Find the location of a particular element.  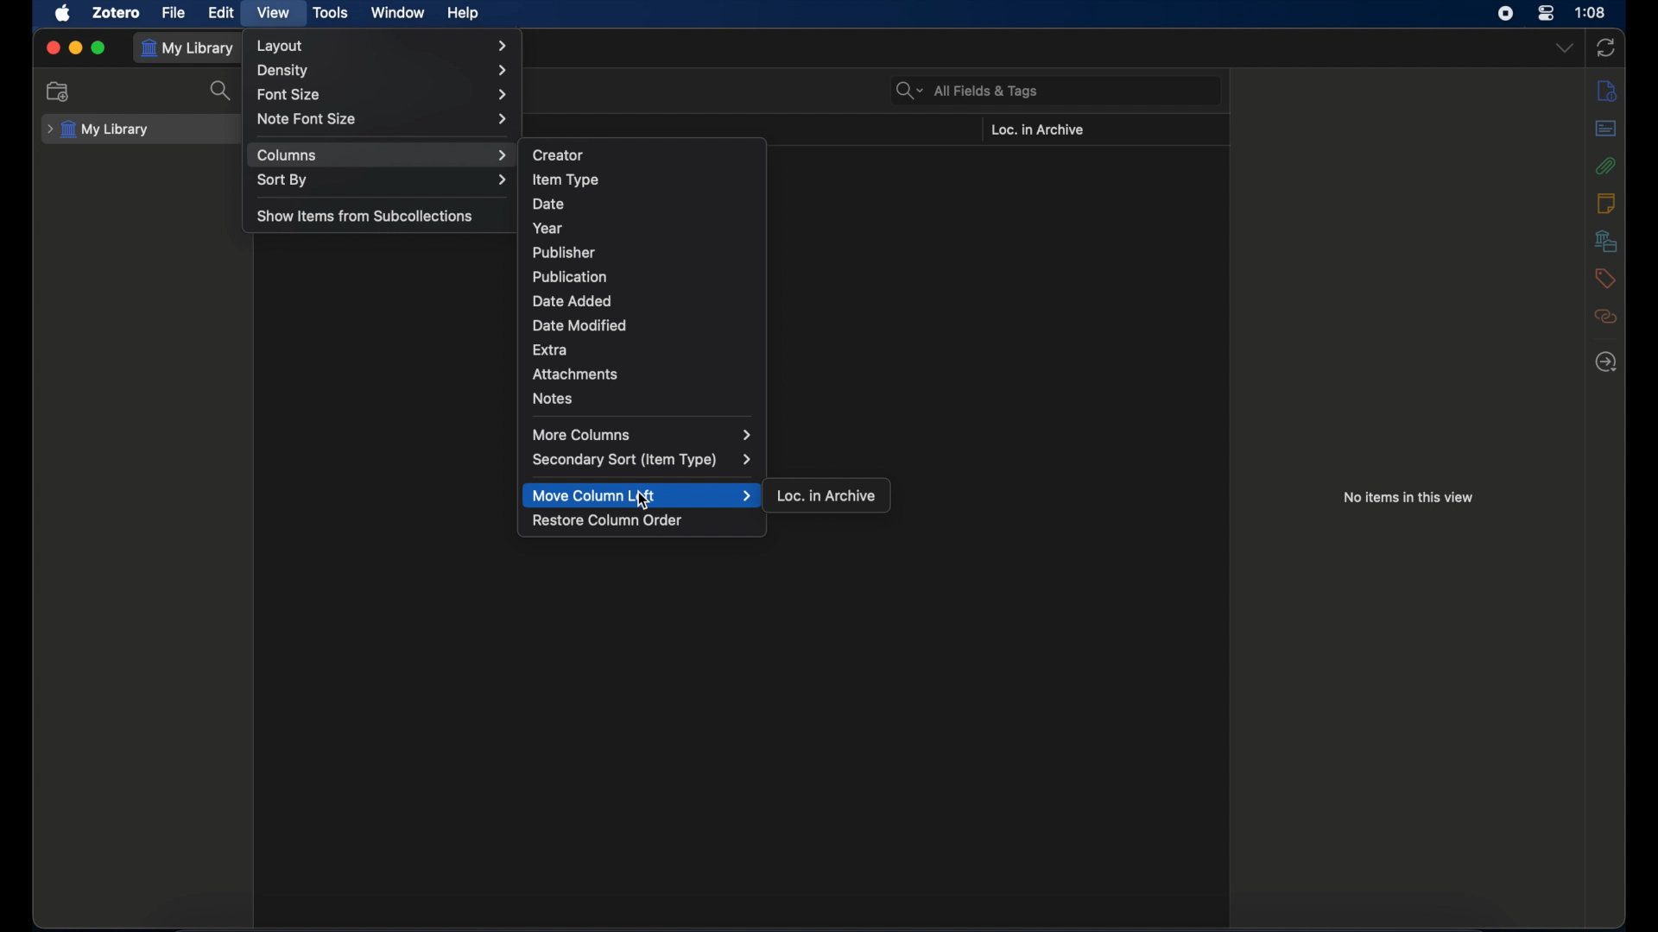

date added is located at coordinates (572, 301).